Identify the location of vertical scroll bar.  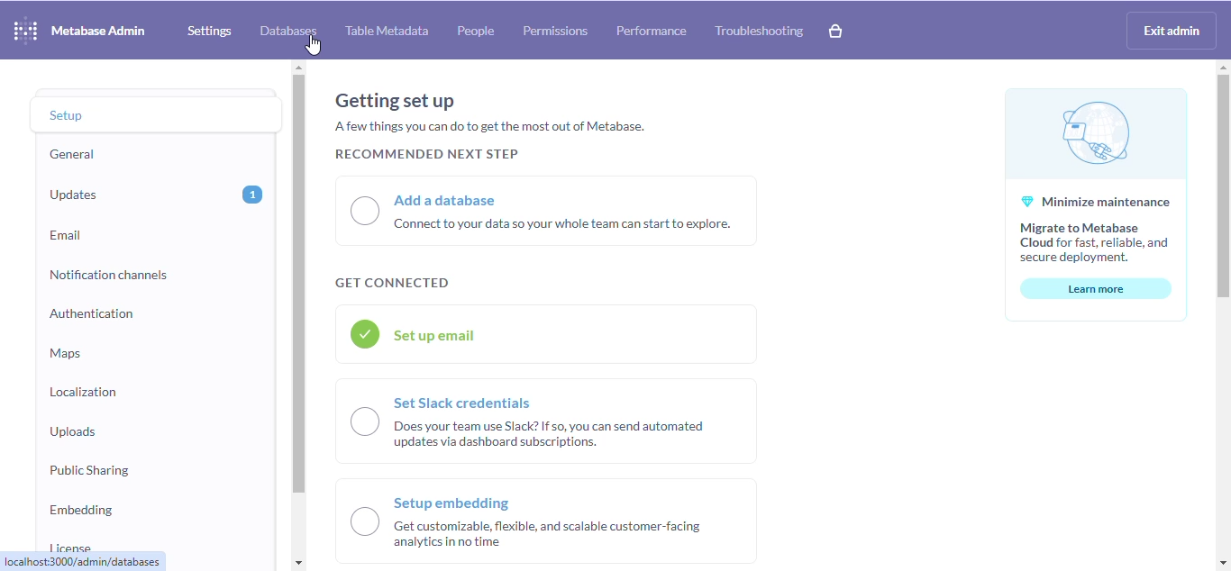
(298, 285).